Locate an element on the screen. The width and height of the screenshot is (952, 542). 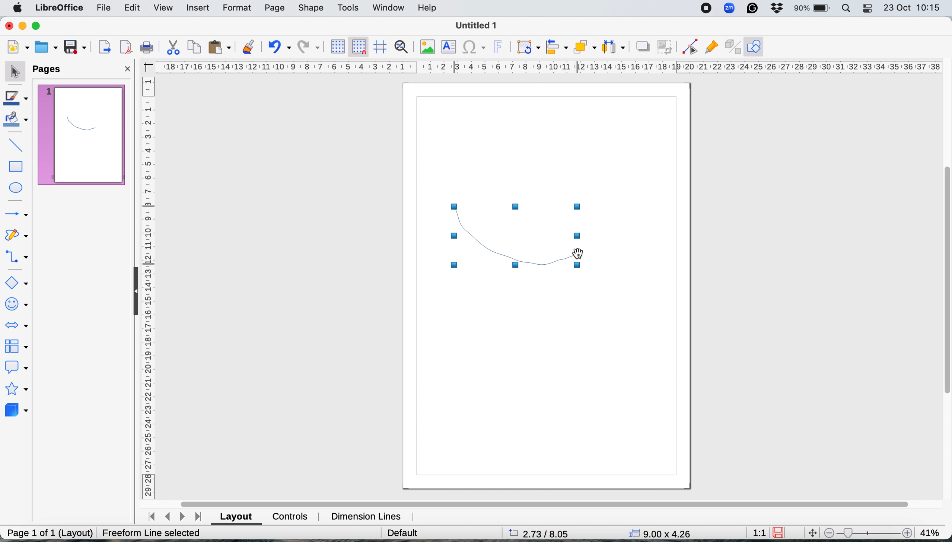
horiztontal scale is located at coordinates (549, 67).